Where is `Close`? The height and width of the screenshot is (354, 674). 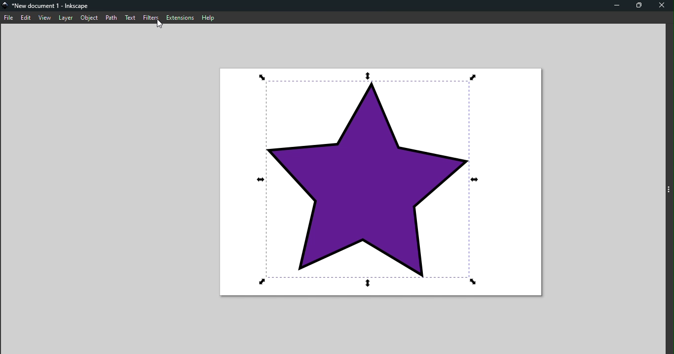
Close is located at coordinates (664, 5).